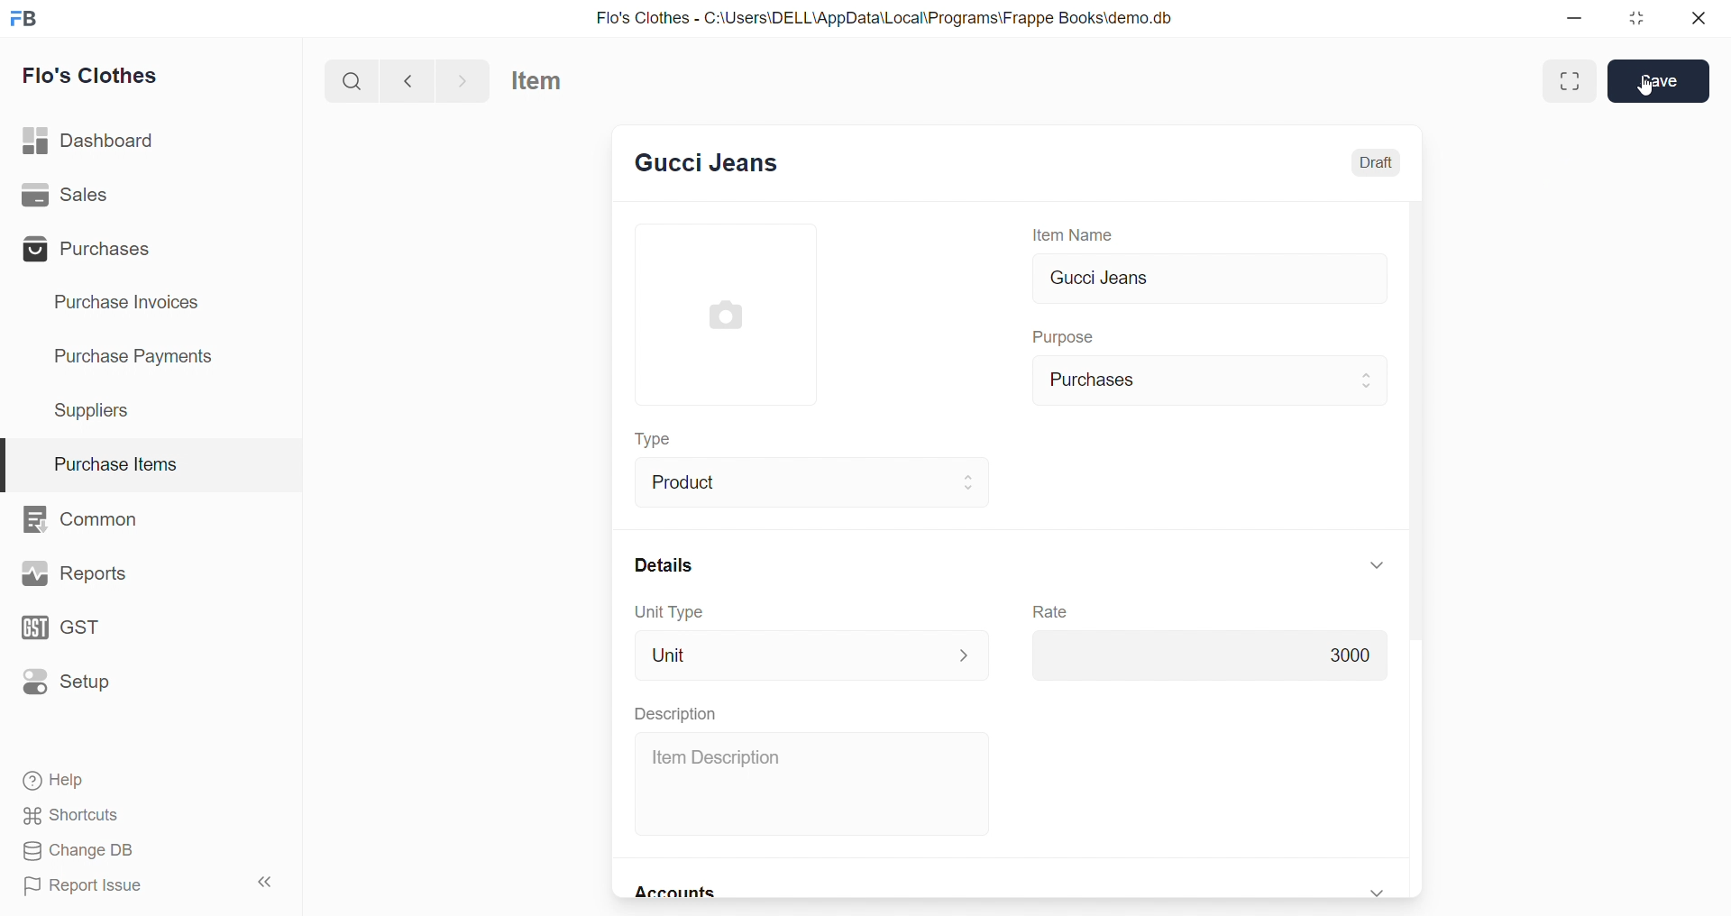  Describe the element at coordinates (76, 573) in the screenshot. I see `Reports` at that location.